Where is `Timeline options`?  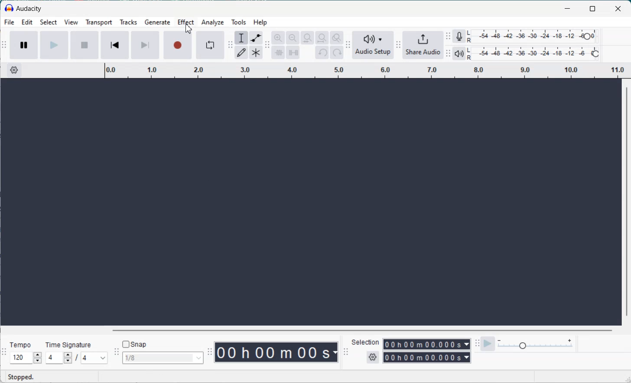 Timeline options is located at coordinates (14, 70).